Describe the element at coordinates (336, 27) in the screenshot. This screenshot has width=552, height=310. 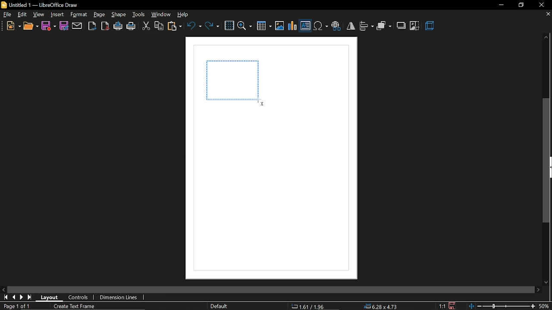
I see `insert hyperlink` at that location.